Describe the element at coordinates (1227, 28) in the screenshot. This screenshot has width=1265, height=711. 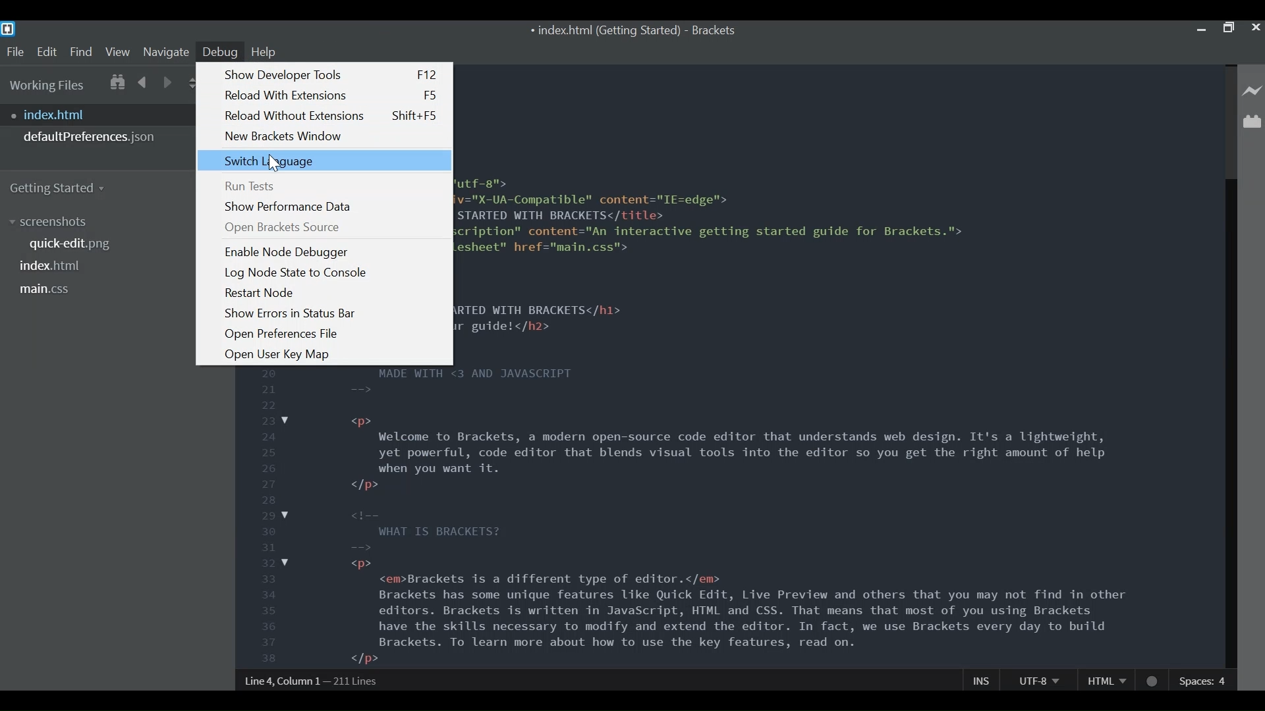
I see `Restore` at that location.